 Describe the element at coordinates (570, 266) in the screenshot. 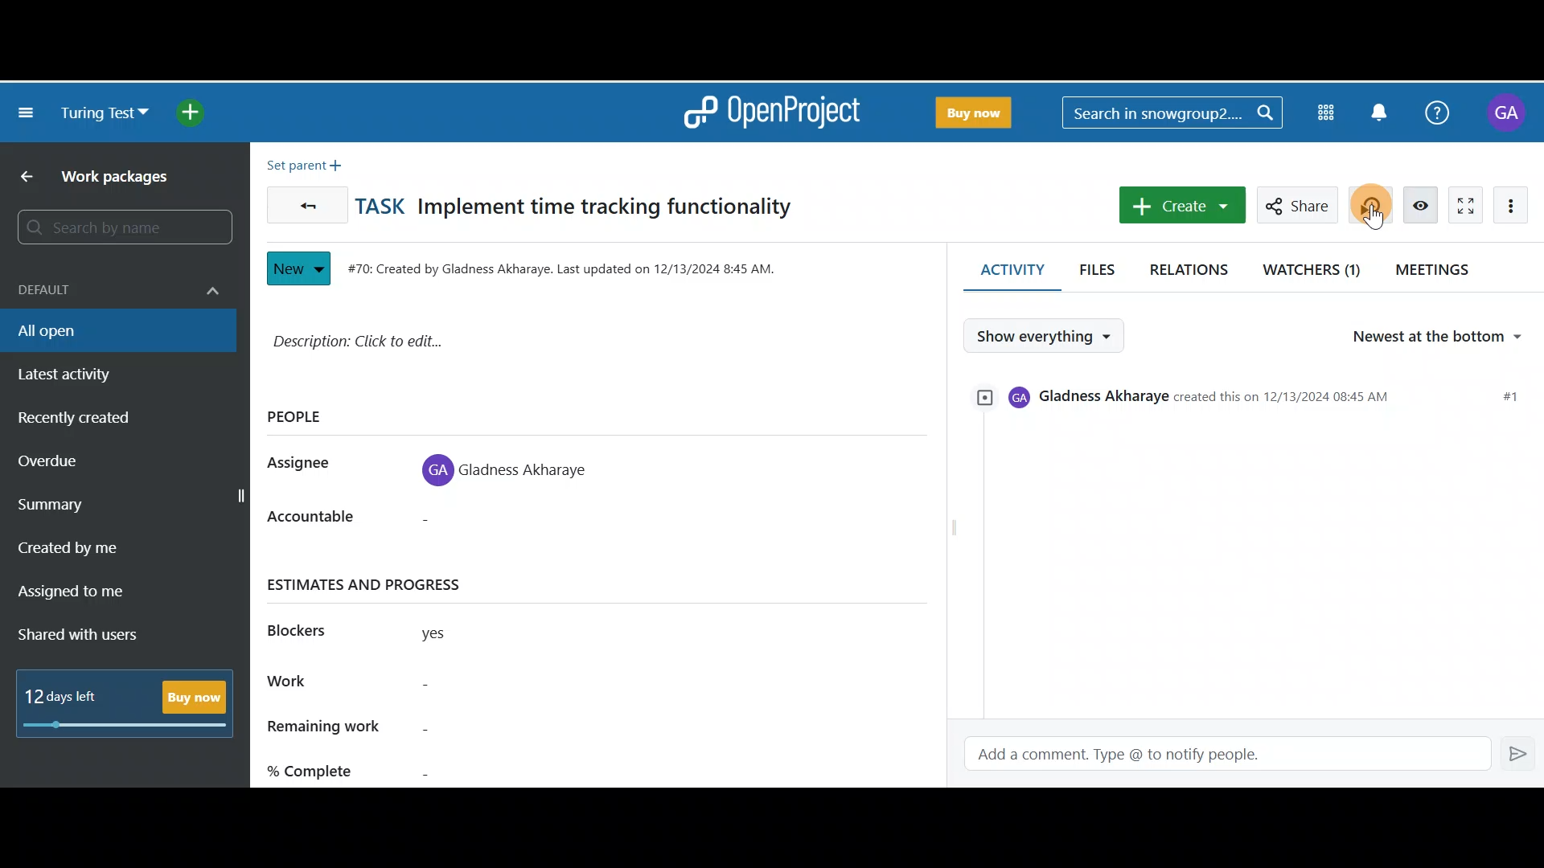

I see `#70: Created by Gladness Akharaye. Last updated on 12/13/2024 8:45 AM.` at that location.